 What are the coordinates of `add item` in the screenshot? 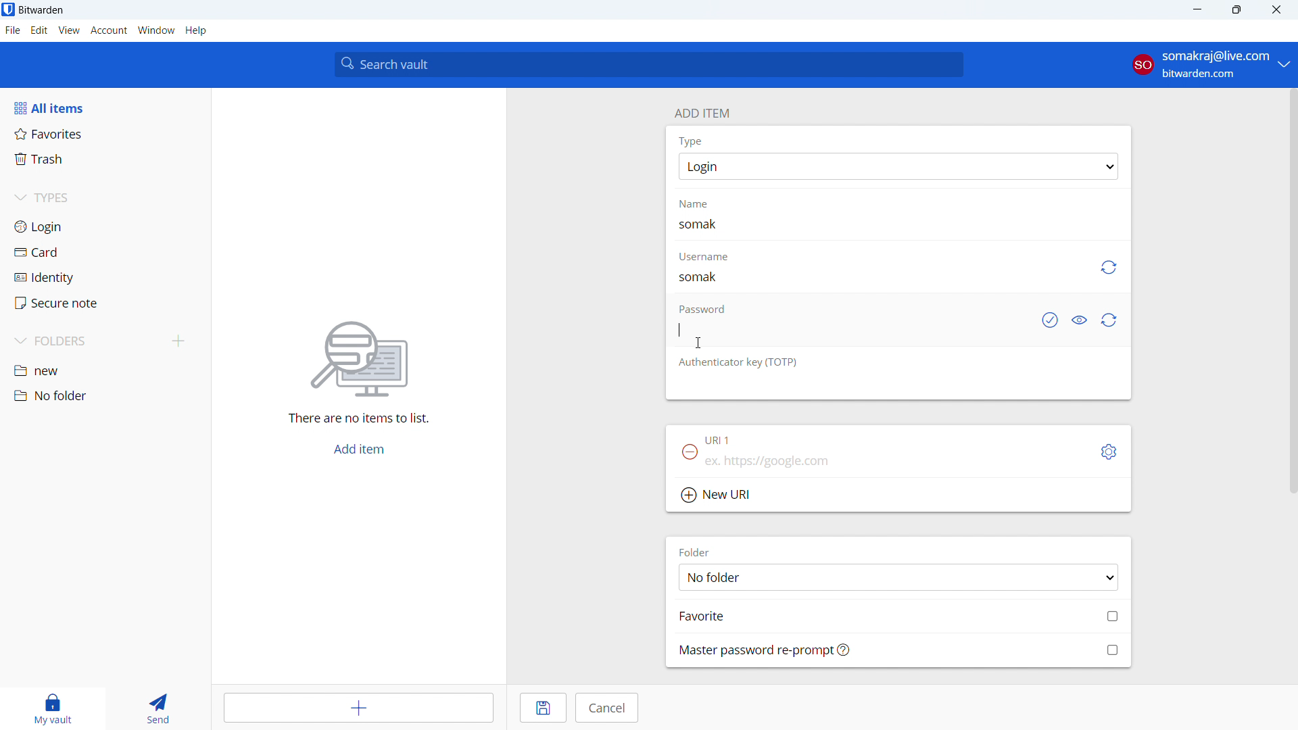 It's located at (361, 708).